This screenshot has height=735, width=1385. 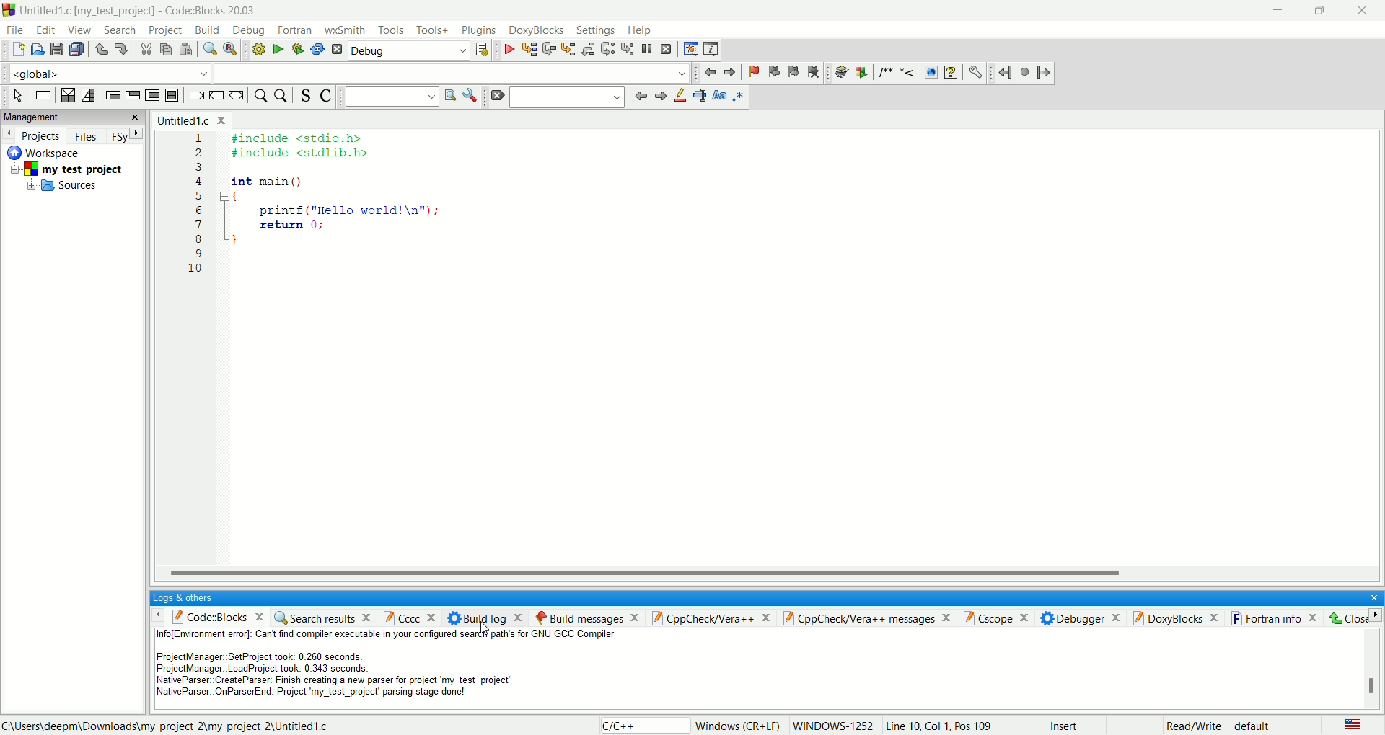 I want to click on project, so click(x=74, y=168).